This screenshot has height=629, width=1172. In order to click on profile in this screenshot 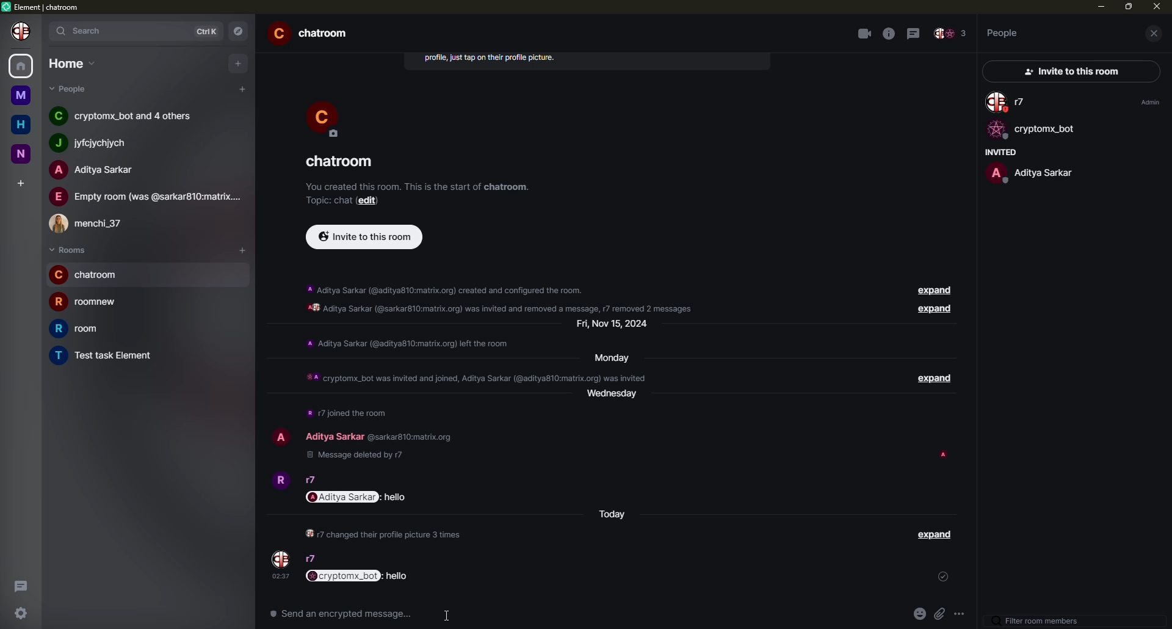, I will do `click(23, 31)`.